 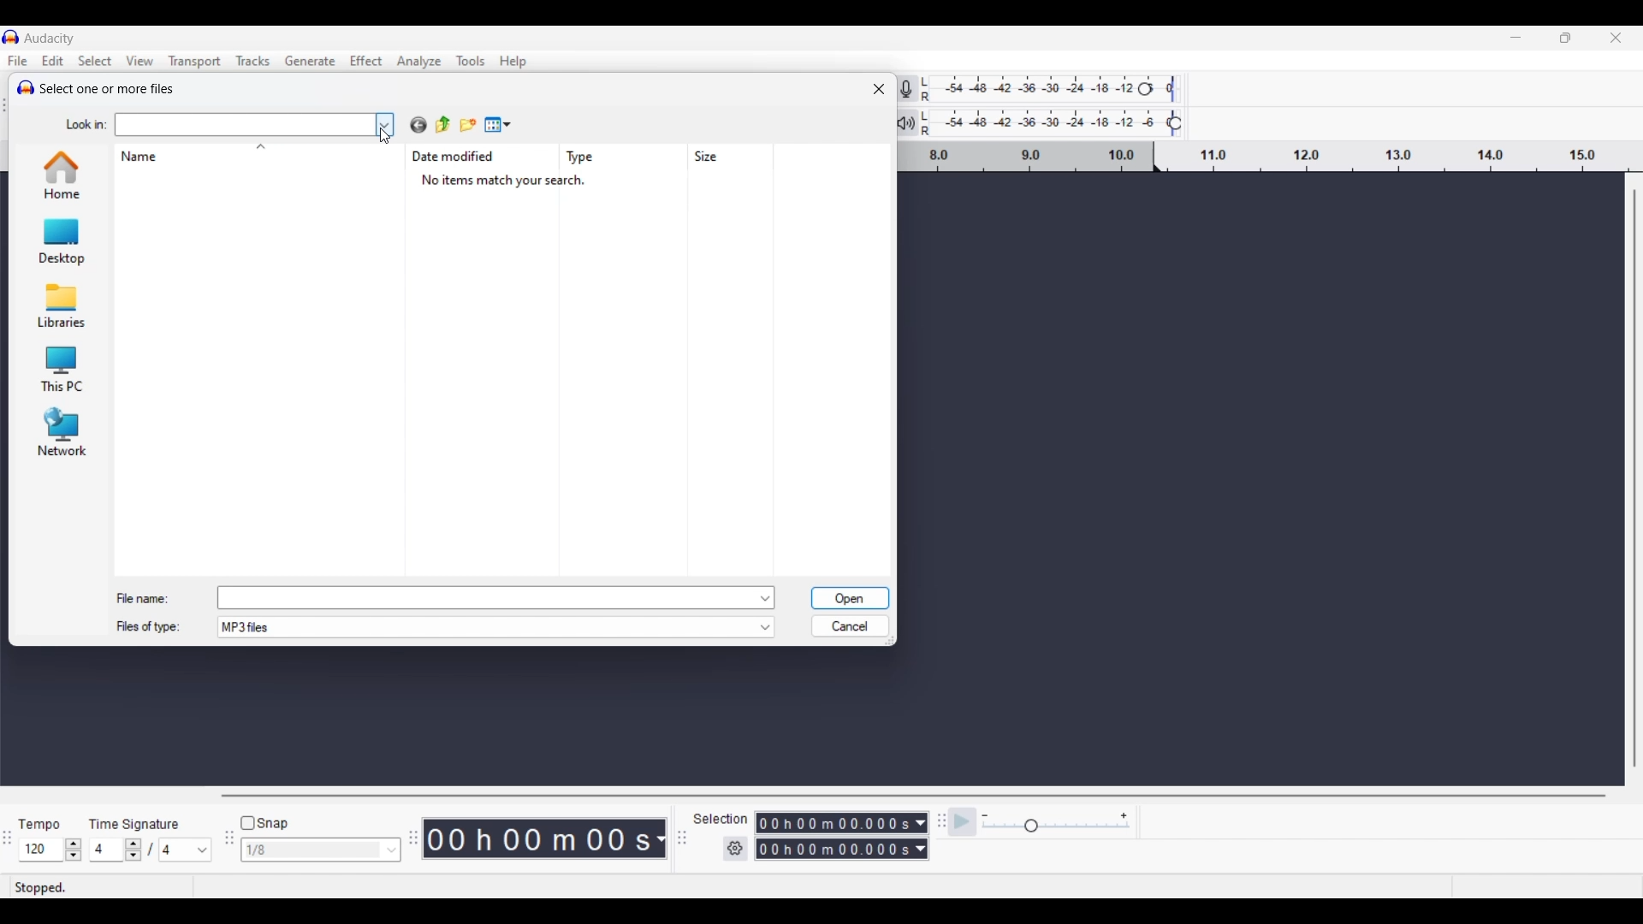 I want to click on Help menu, so click(x=513, y=62).